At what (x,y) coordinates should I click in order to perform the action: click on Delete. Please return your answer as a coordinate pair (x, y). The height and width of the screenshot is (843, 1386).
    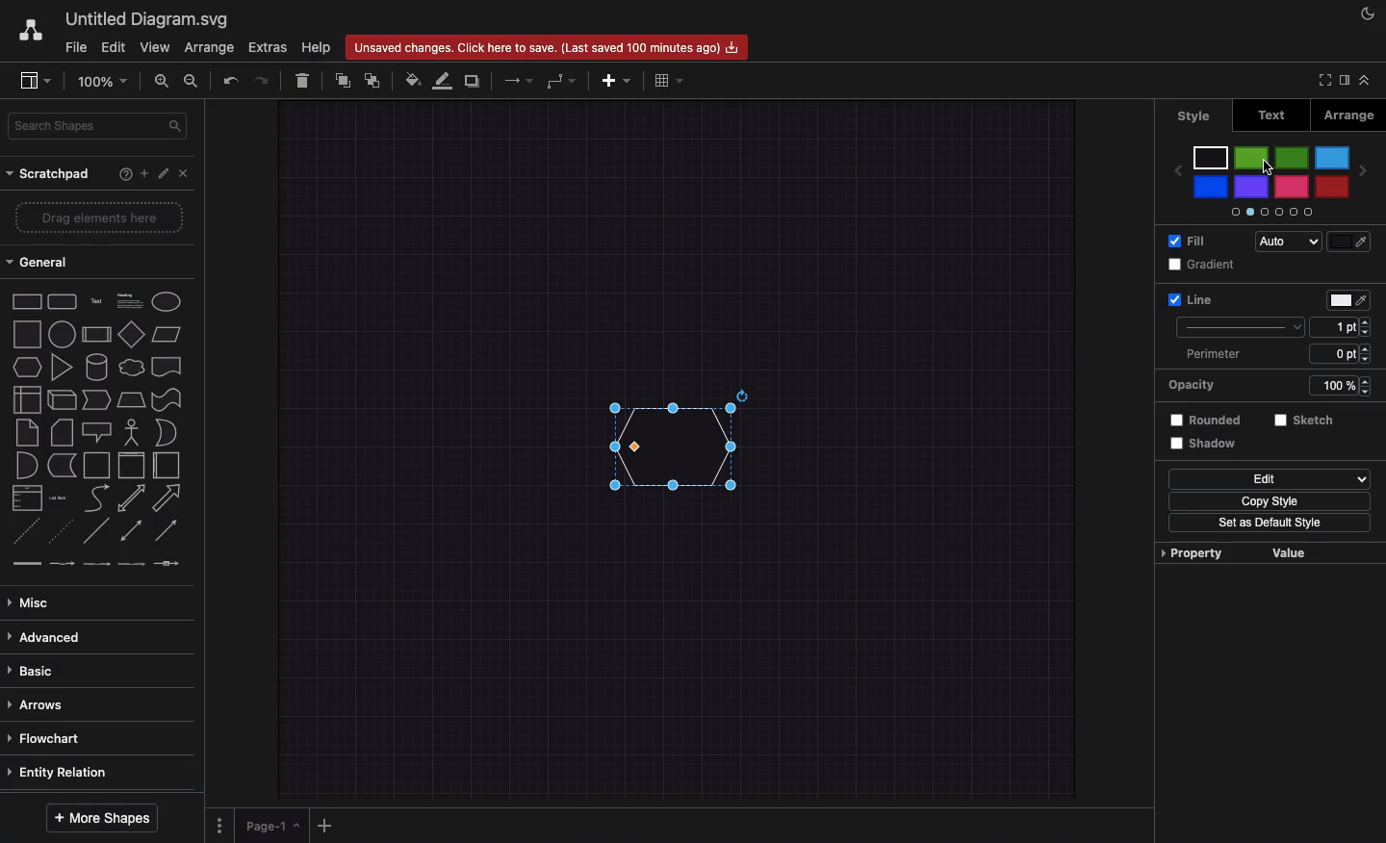
    Looking at the image, I should click on (306, 82).